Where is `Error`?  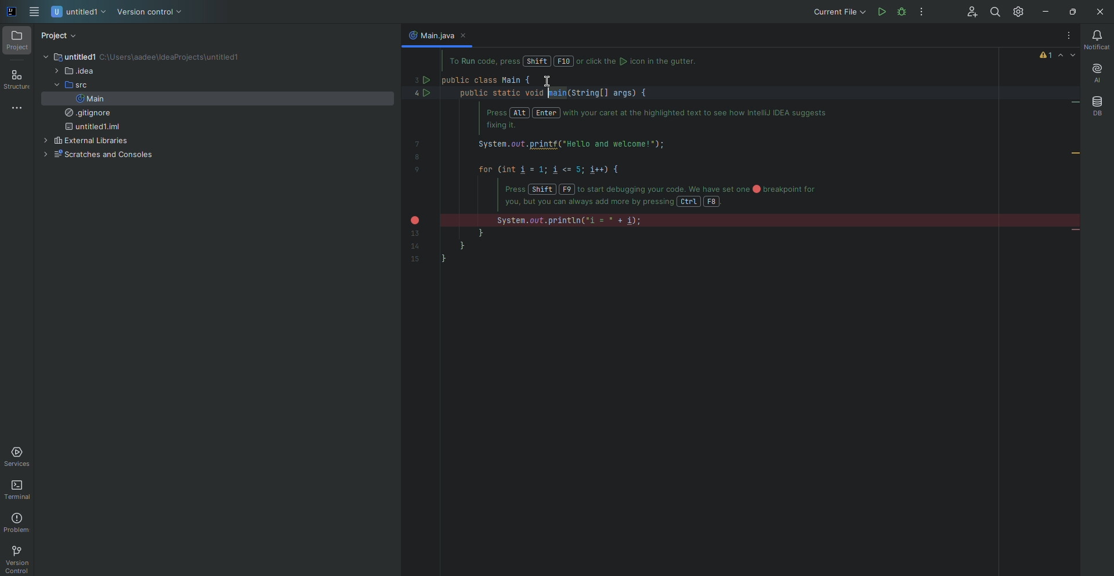 Error is located at coordinates (1058, 55).